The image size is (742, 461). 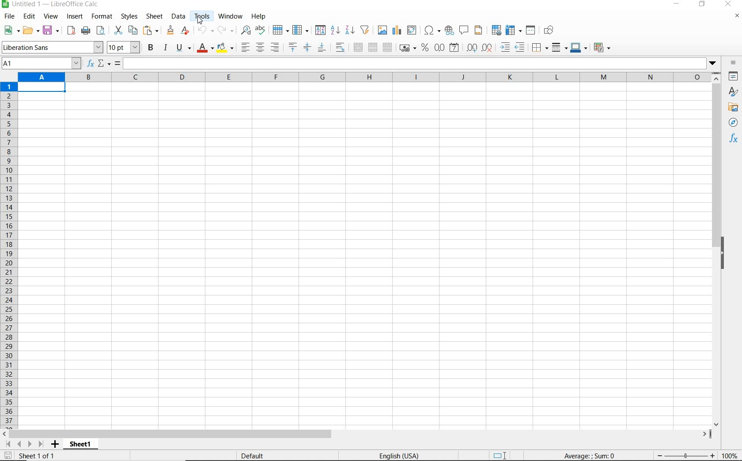 I want to click on align left, so click(x=245, y=48).